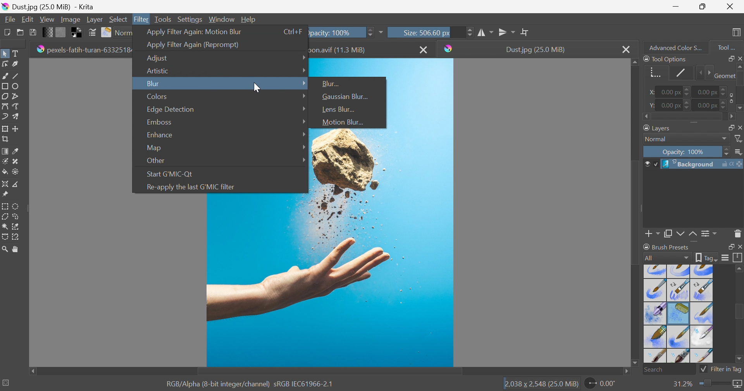  What do you see at coordinates (249, 19) in the screenshot?
I see `Help` at bounding box center [249, 19].